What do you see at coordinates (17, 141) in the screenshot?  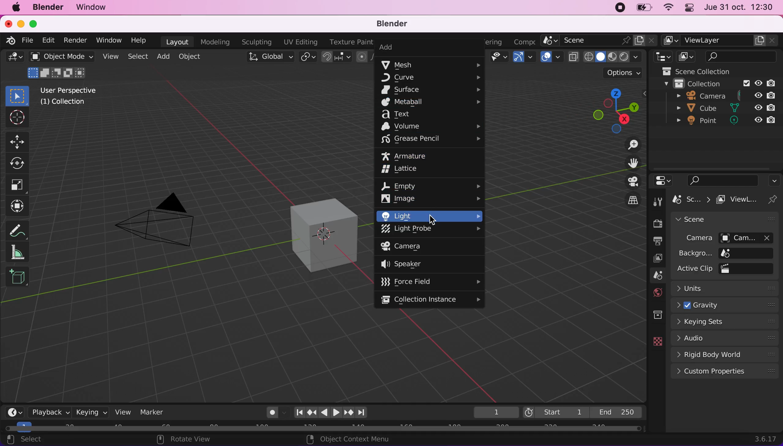 I see `move` at bounding box center [17, 141].